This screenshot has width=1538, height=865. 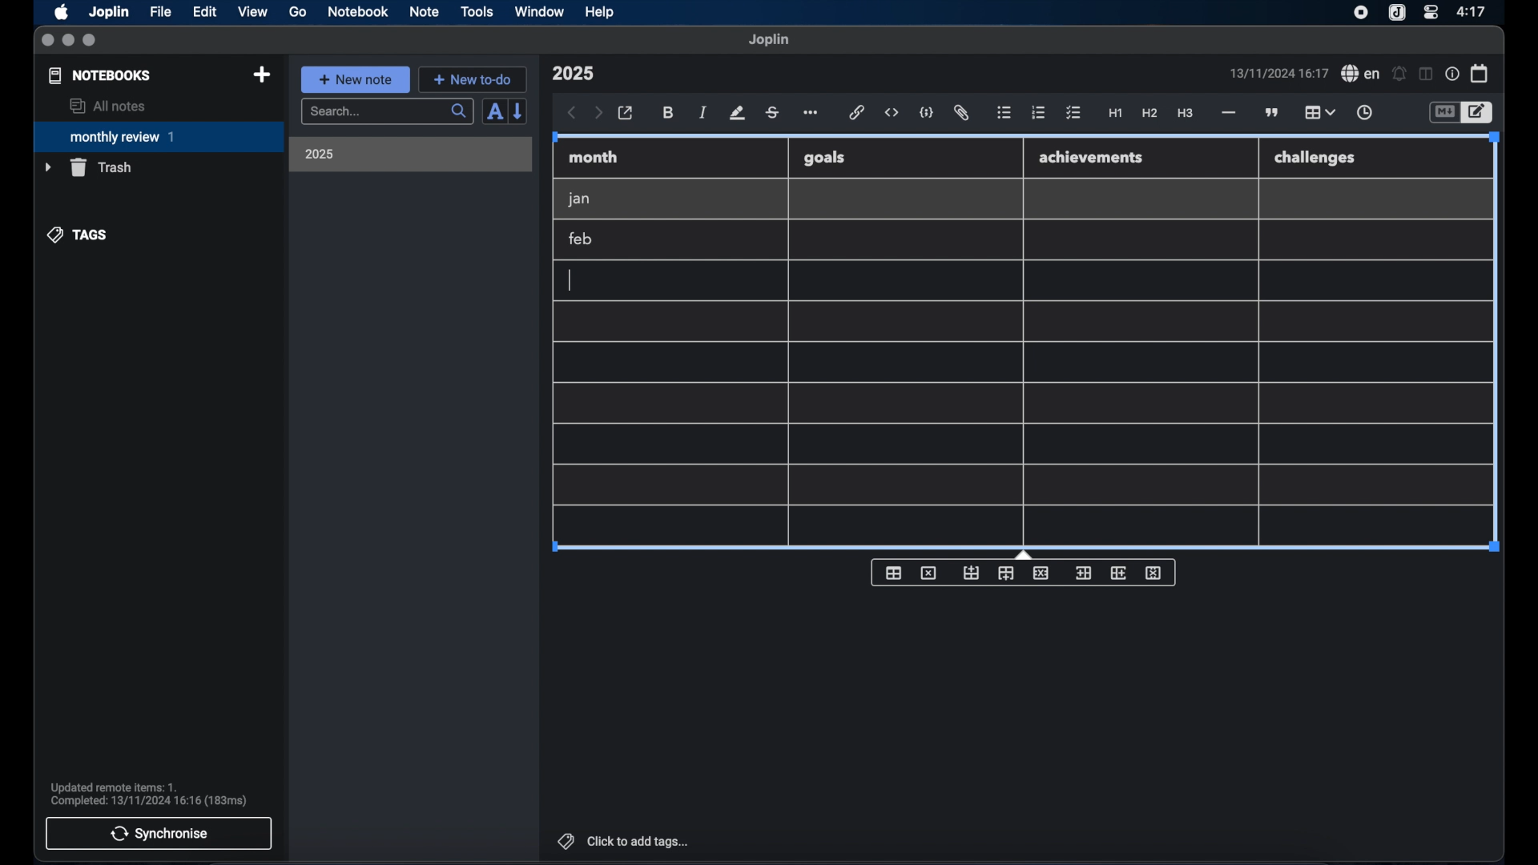 What do you see at coordinates (1480, 113) in the screenshot?
I see `toggle editor` at bounding box center [1480, 113].